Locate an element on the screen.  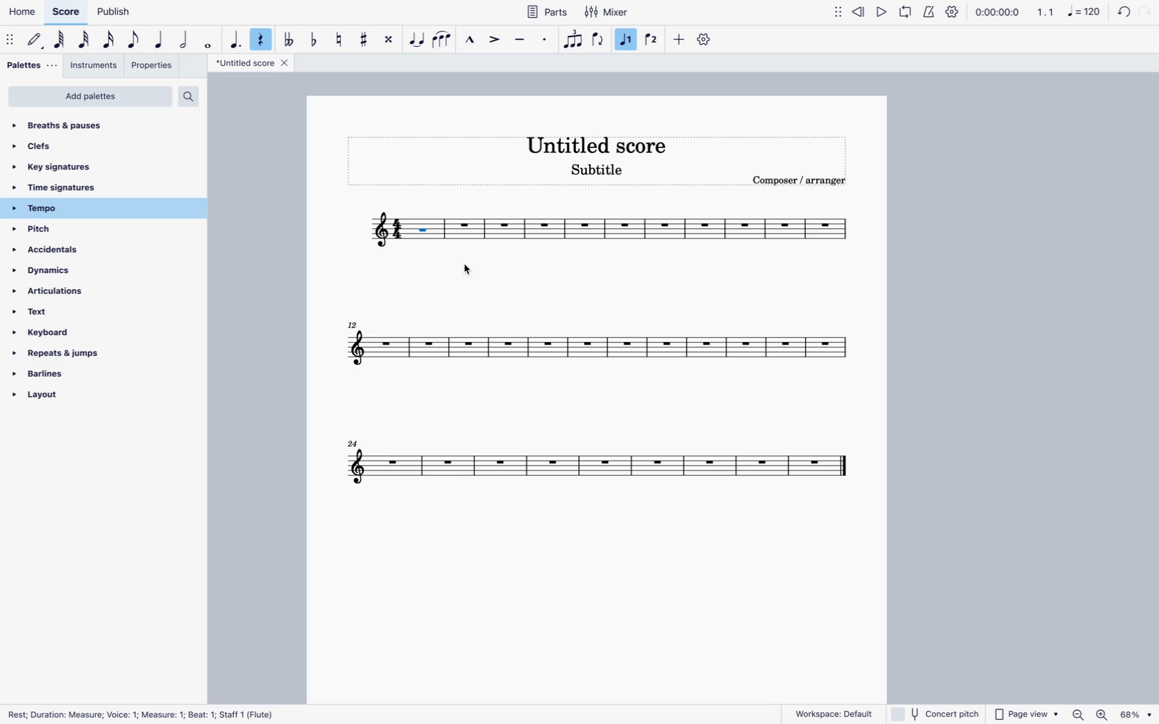
Rest; Duration: Measure; Voice: 1; Measure: 1; Beat: 1; Staff 1 (Flute) is located at coordinates (149, 715).